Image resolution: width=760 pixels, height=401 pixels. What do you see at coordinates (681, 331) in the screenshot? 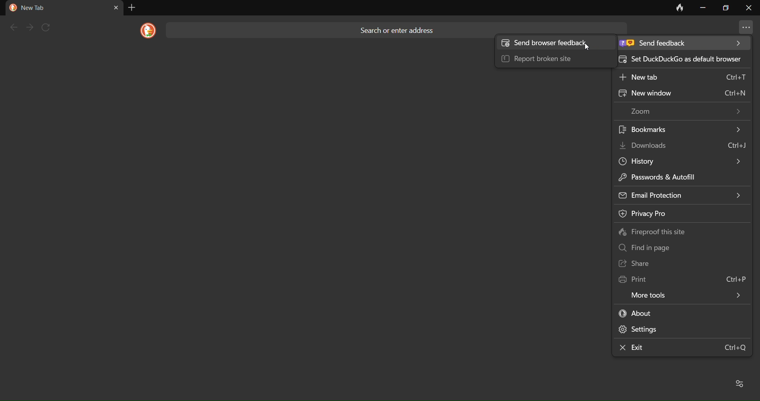
I see `settings` at bounding box center [681, 331].